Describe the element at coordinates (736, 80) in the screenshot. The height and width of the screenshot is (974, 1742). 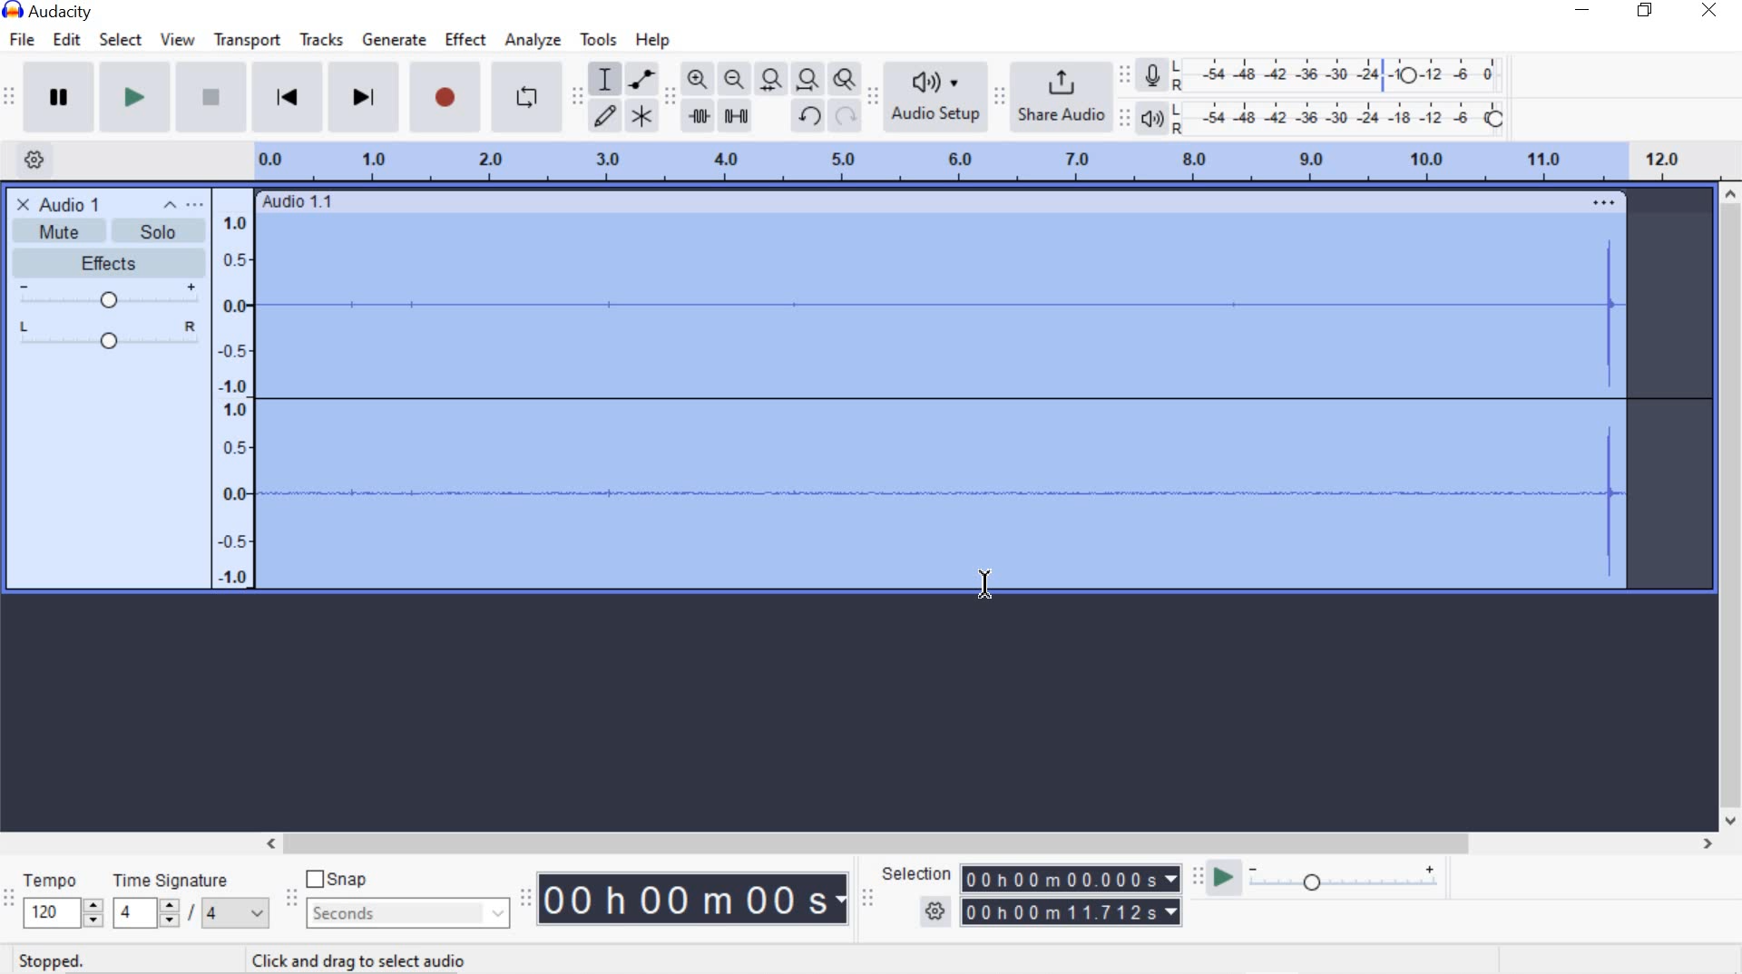
I see `Zoom Out` at that location.